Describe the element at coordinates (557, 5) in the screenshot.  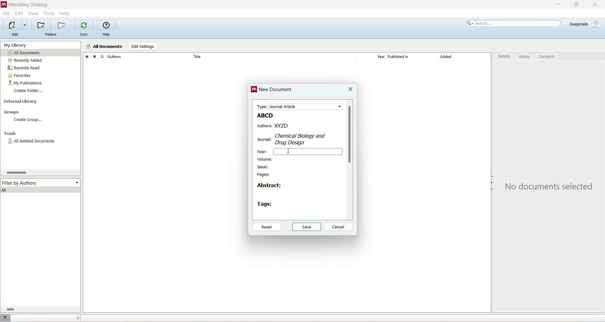
I see `minimize` at that location.